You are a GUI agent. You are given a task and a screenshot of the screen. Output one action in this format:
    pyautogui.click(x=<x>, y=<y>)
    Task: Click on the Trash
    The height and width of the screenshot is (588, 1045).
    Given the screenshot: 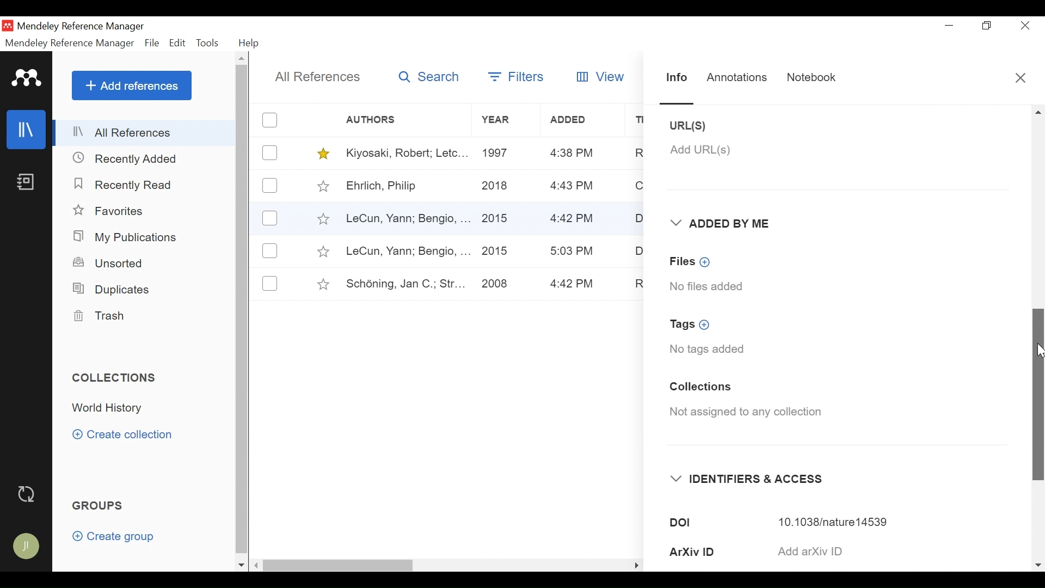 What is the action you would take?
    pyautogui.click(x=99, y=316)
    